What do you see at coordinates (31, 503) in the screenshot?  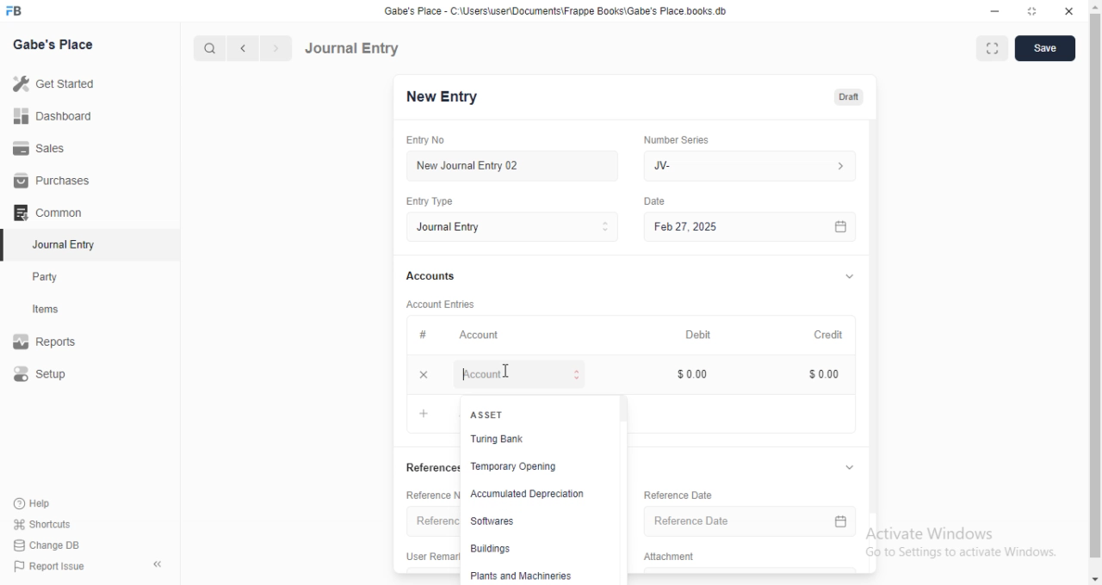 I see `Help` at bounding box center [31, 503].